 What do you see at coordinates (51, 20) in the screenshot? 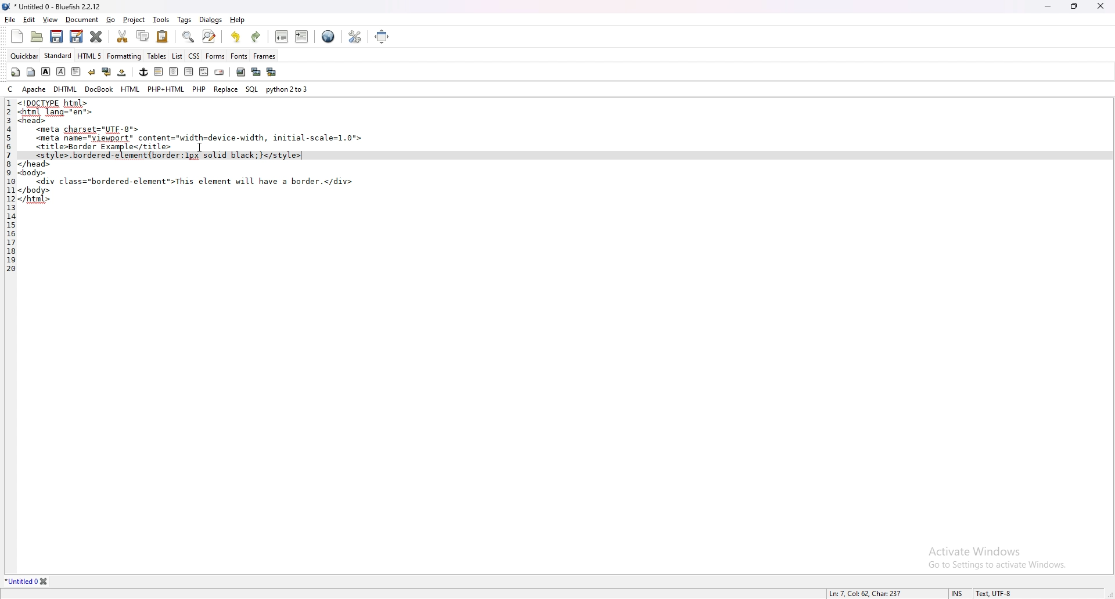
I see `view` at bounding box center [51, 20].